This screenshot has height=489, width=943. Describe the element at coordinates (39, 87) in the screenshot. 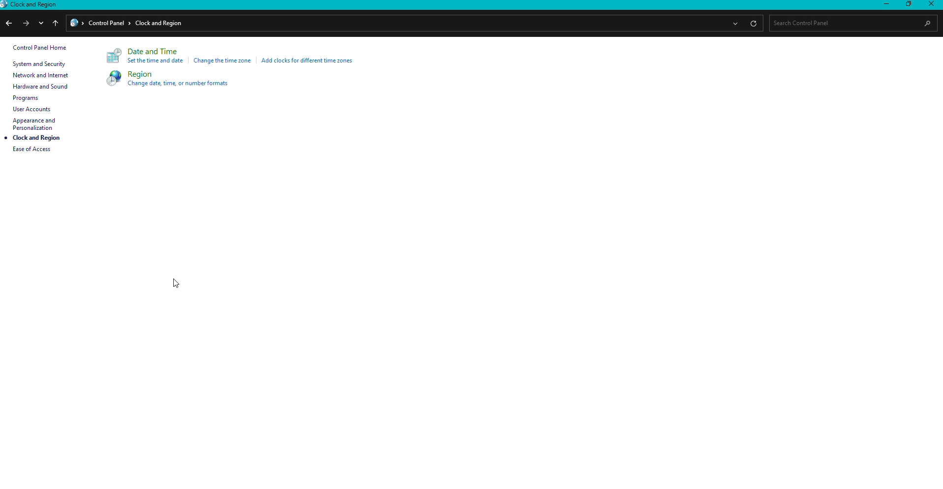

I see `Hardware and sound` at that location.